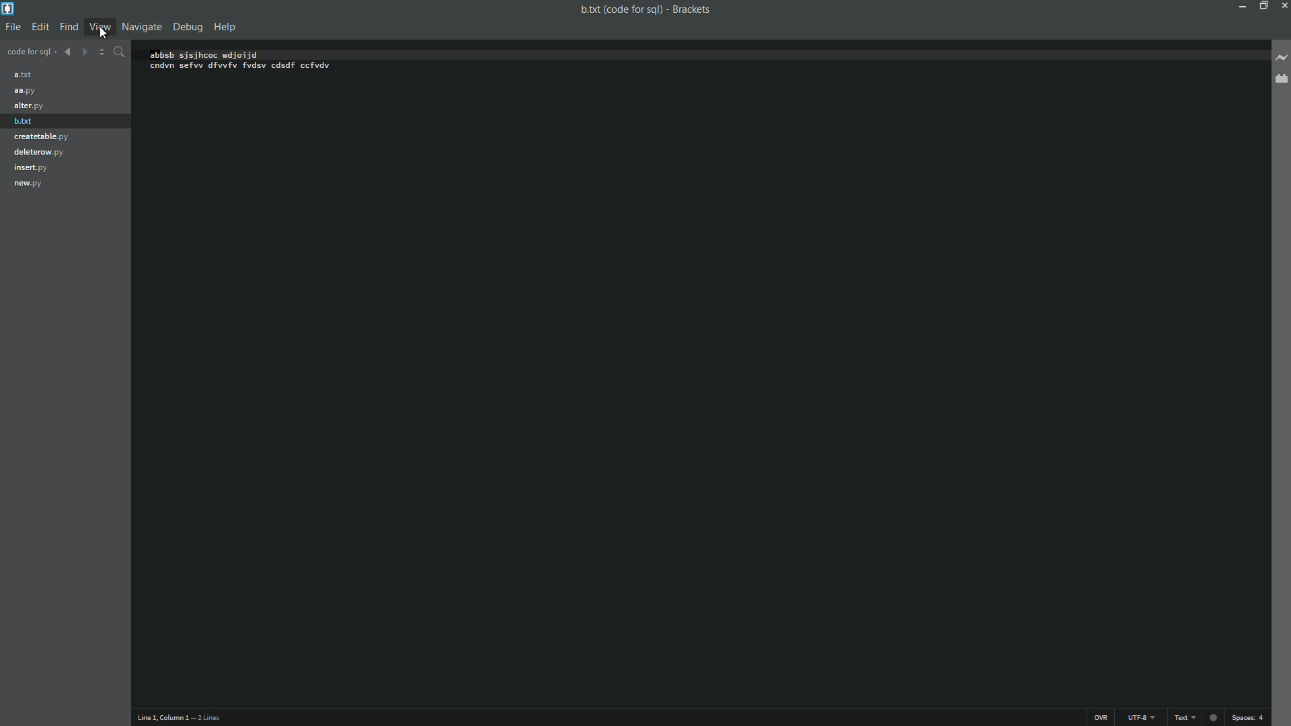  What do you see at coordinates (70, 26) in the screenshot?
I see `find menu` at bounding box center [70, 26].